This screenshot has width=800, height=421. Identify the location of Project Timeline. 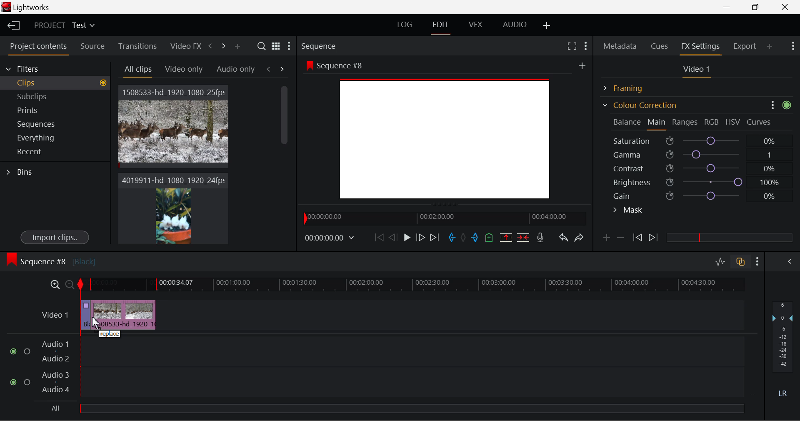
(412, 285).